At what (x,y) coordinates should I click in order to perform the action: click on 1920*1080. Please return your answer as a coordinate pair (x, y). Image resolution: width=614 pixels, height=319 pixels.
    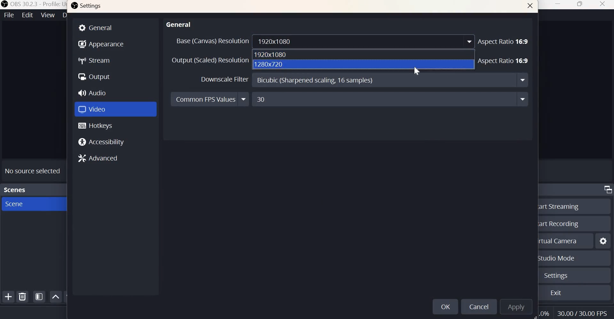
    Looking at the image, I should click on (271, 55).